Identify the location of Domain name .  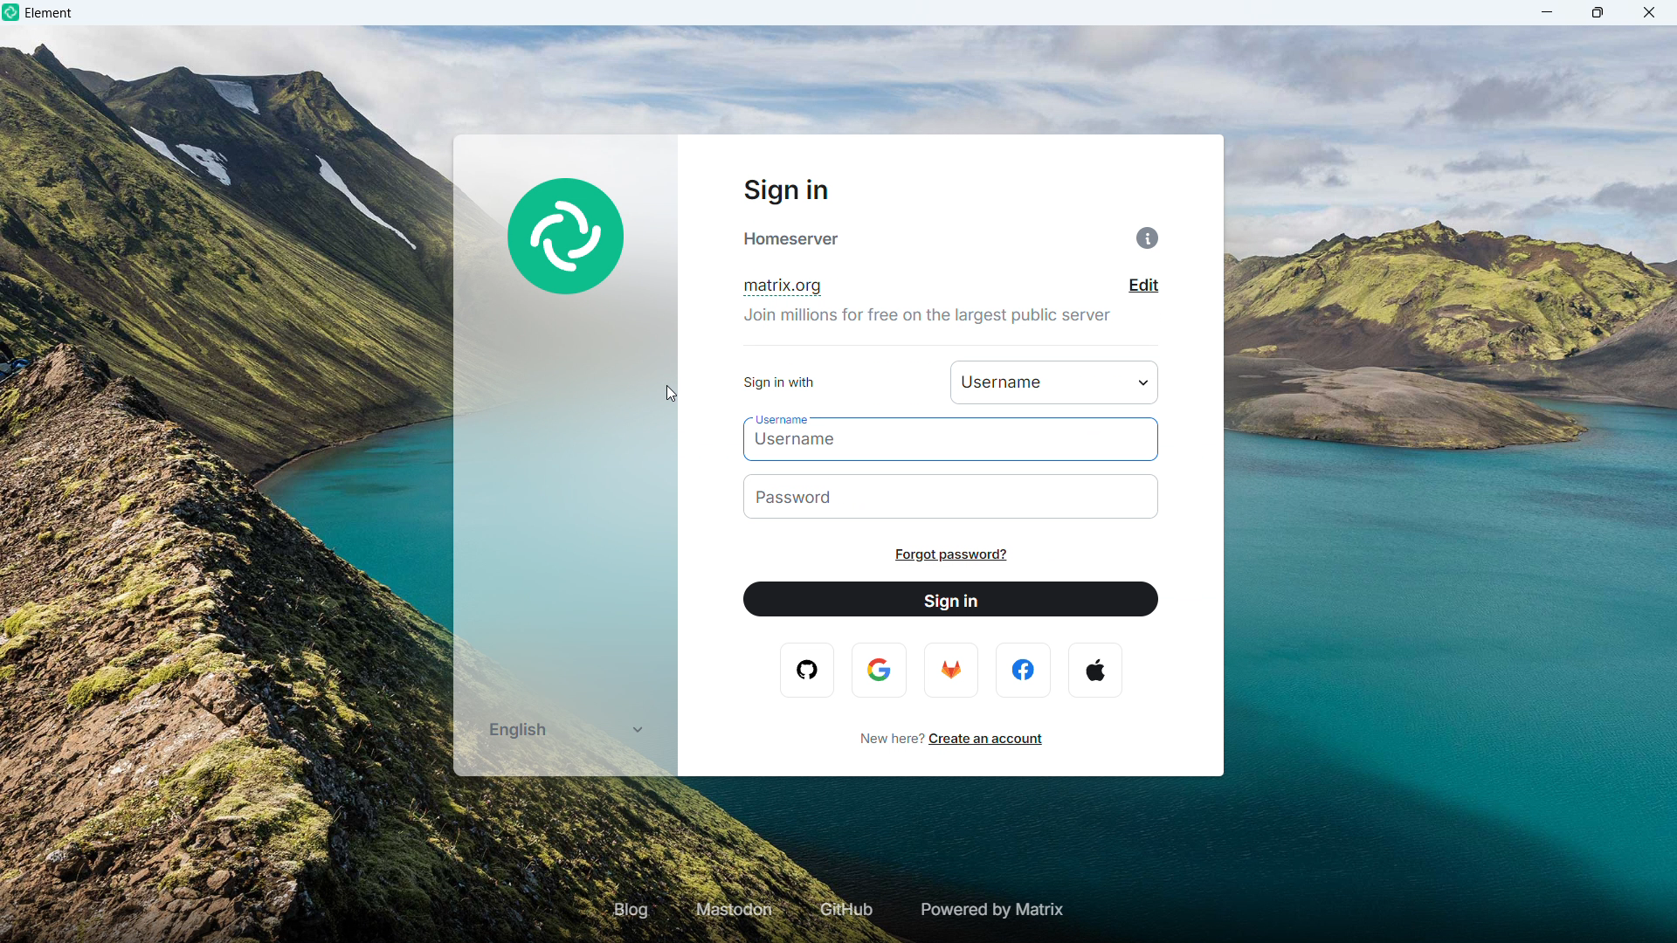
(781, 288).